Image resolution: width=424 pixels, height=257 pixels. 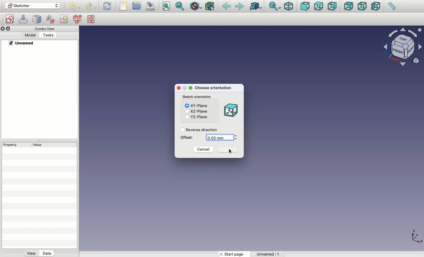 What do you see at coordinates (234, 254) in the screenshot?
I see `Start page` at bounding box center [234, 254].